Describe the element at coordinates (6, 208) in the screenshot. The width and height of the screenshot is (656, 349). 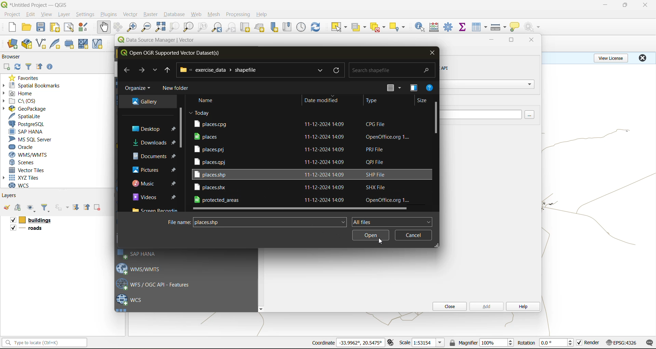
I see `open` at that location.